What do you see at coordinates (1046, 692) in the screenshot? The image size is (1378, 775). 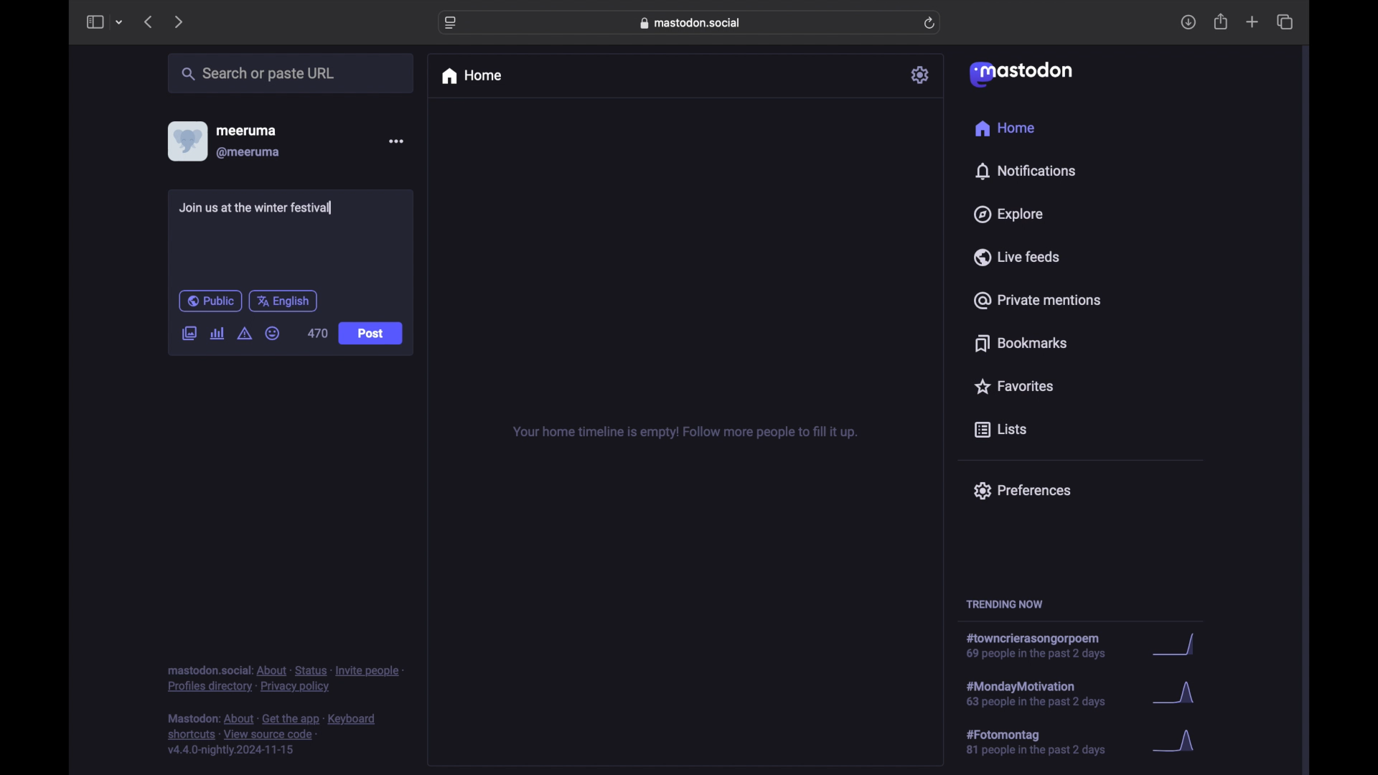 I see `hashtag trend` at bounding box center [1046, 692].